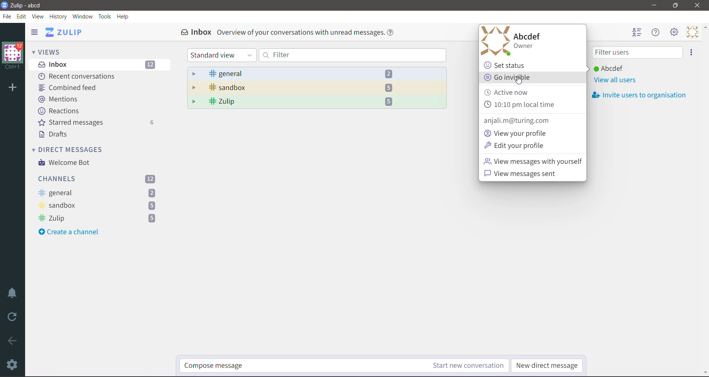 This screenshot has width=709, height=377. What do you see at coordinates (22, 16) in the screenshot?
I see `Edit` at bounding box center [22, 16].